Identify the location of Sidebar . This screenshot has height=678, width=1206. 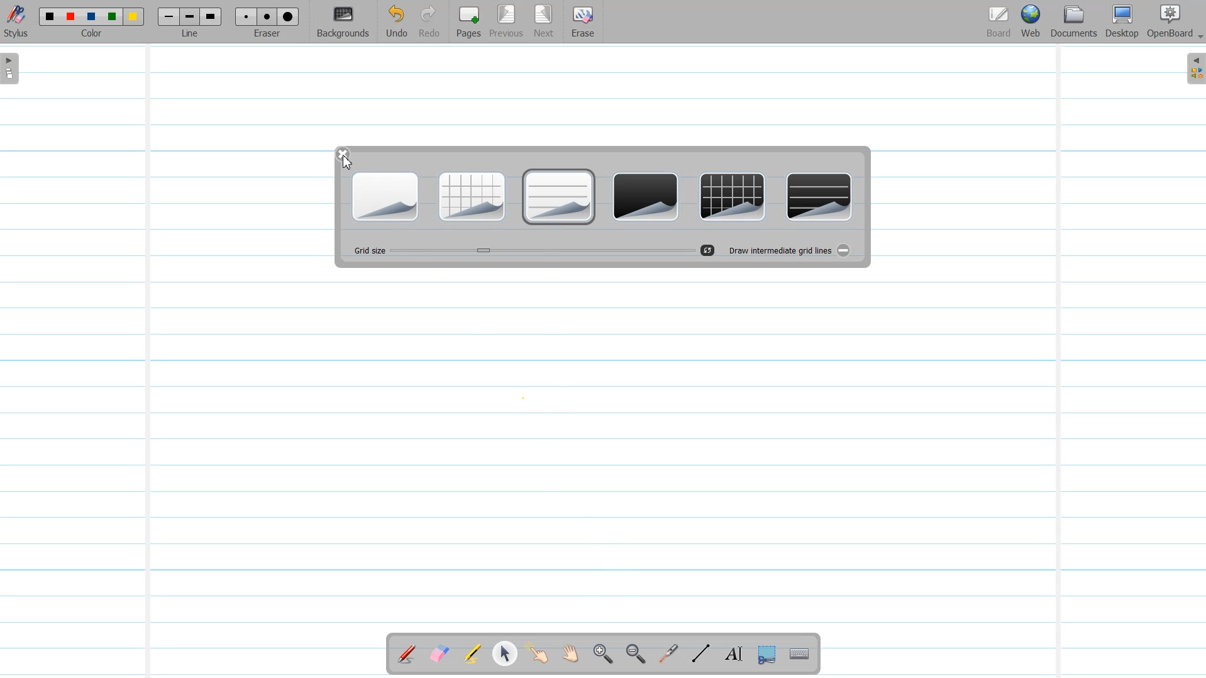
(1193, 69).